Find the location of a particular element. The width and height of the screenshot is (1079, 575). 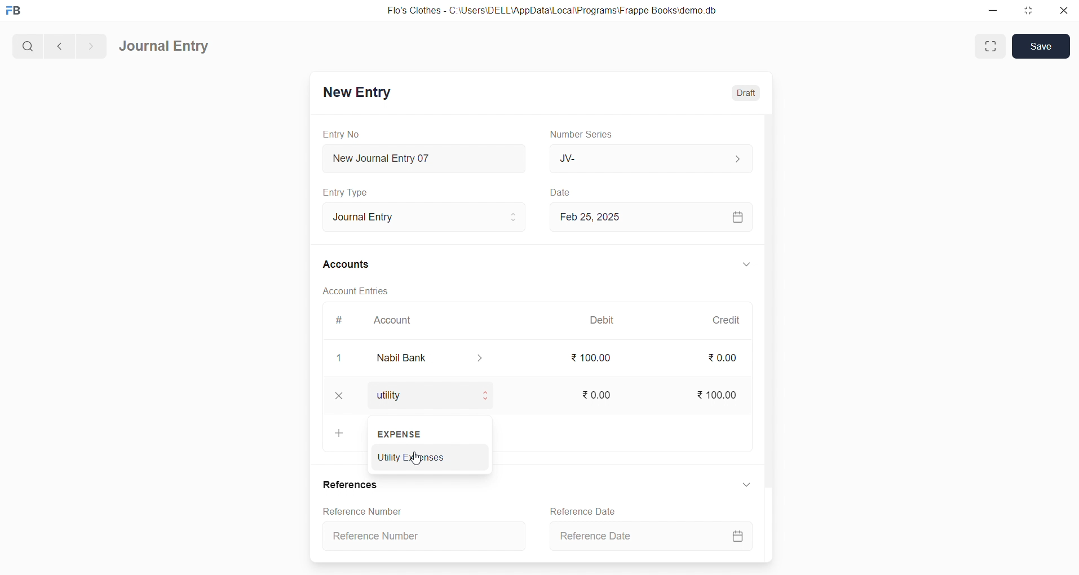

Close is located at coordinates (339, 396).